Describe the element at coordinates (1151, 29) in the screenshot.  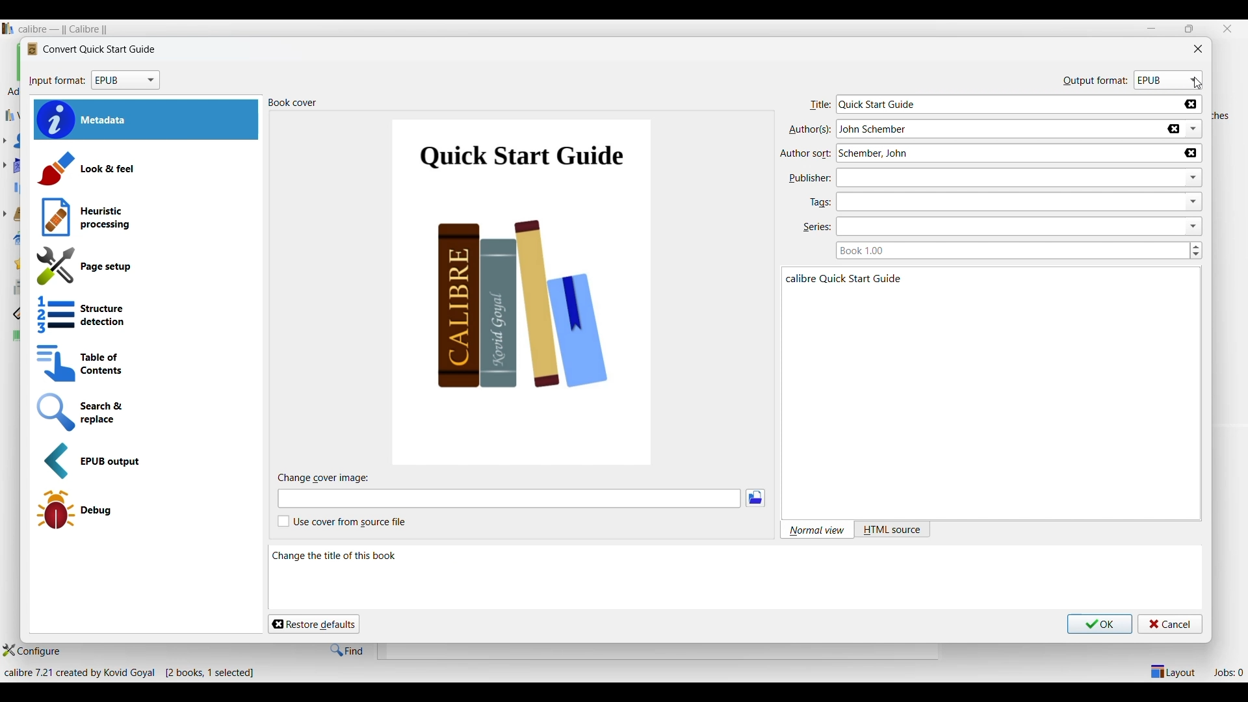
I see `Minimize` at that location.